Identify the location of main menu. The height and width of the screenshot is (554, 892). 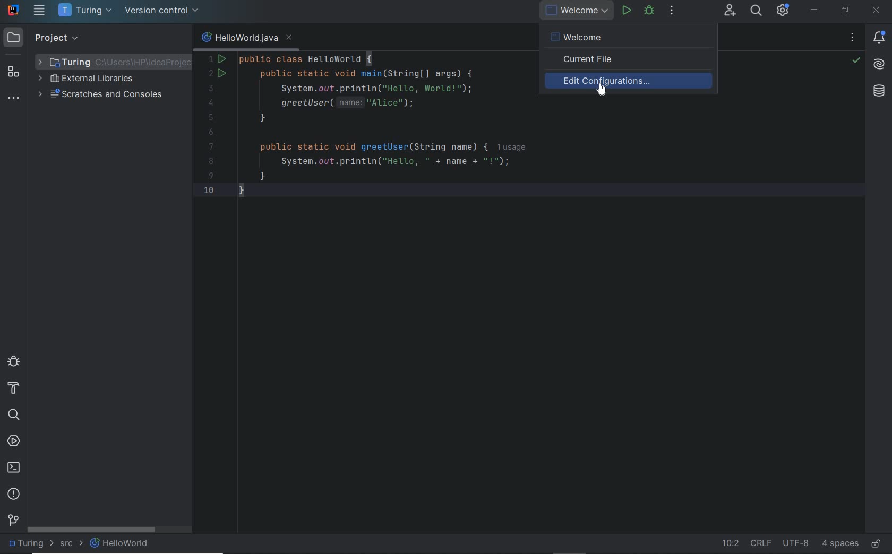
(40, 10).